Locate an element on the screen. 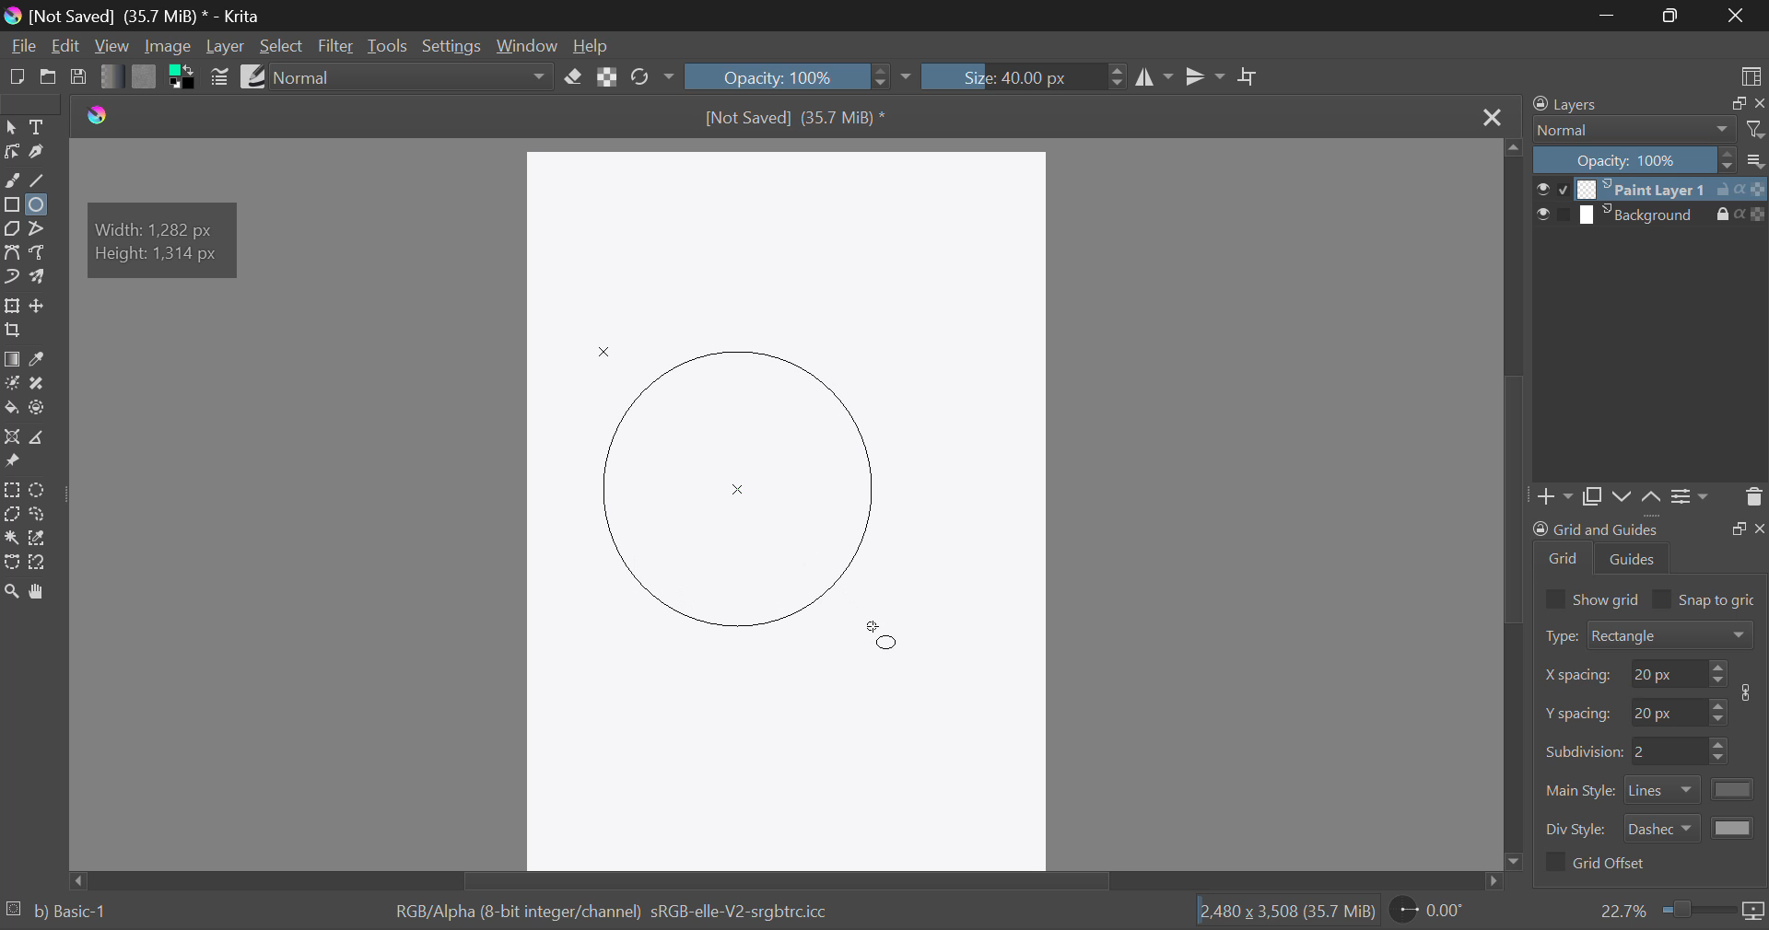 The width and height of the screenshot is (1769, 930). Freehand is located at coordinates (13, 180).